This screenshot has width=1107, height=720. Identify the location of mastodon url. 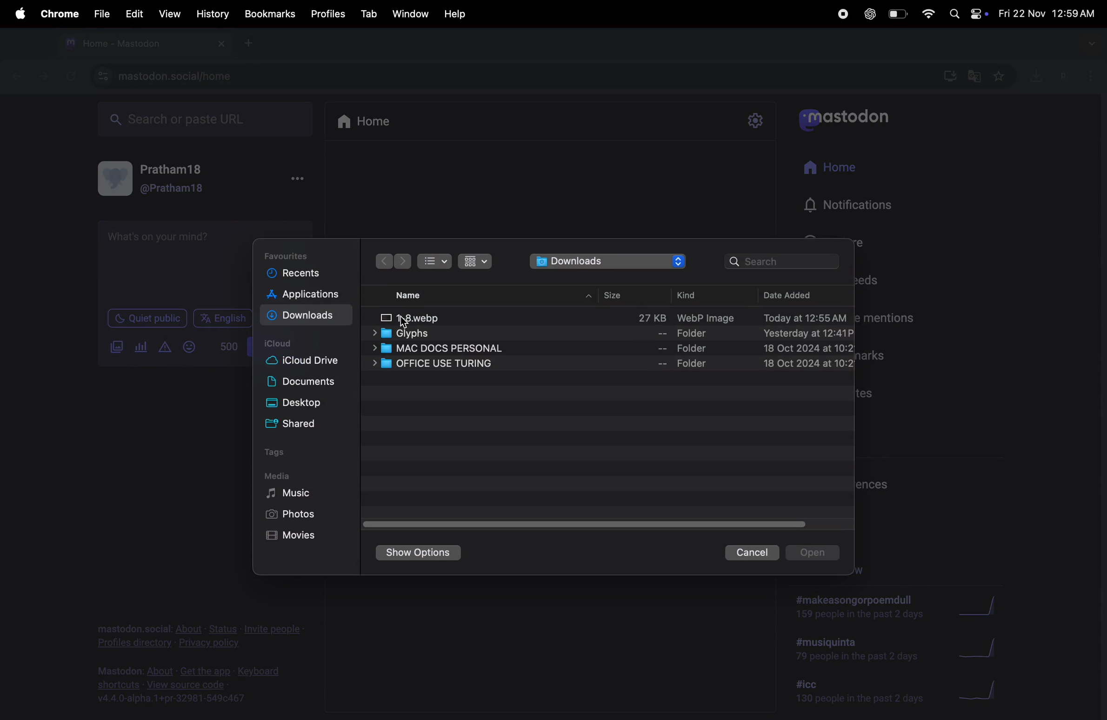
(198, 77).